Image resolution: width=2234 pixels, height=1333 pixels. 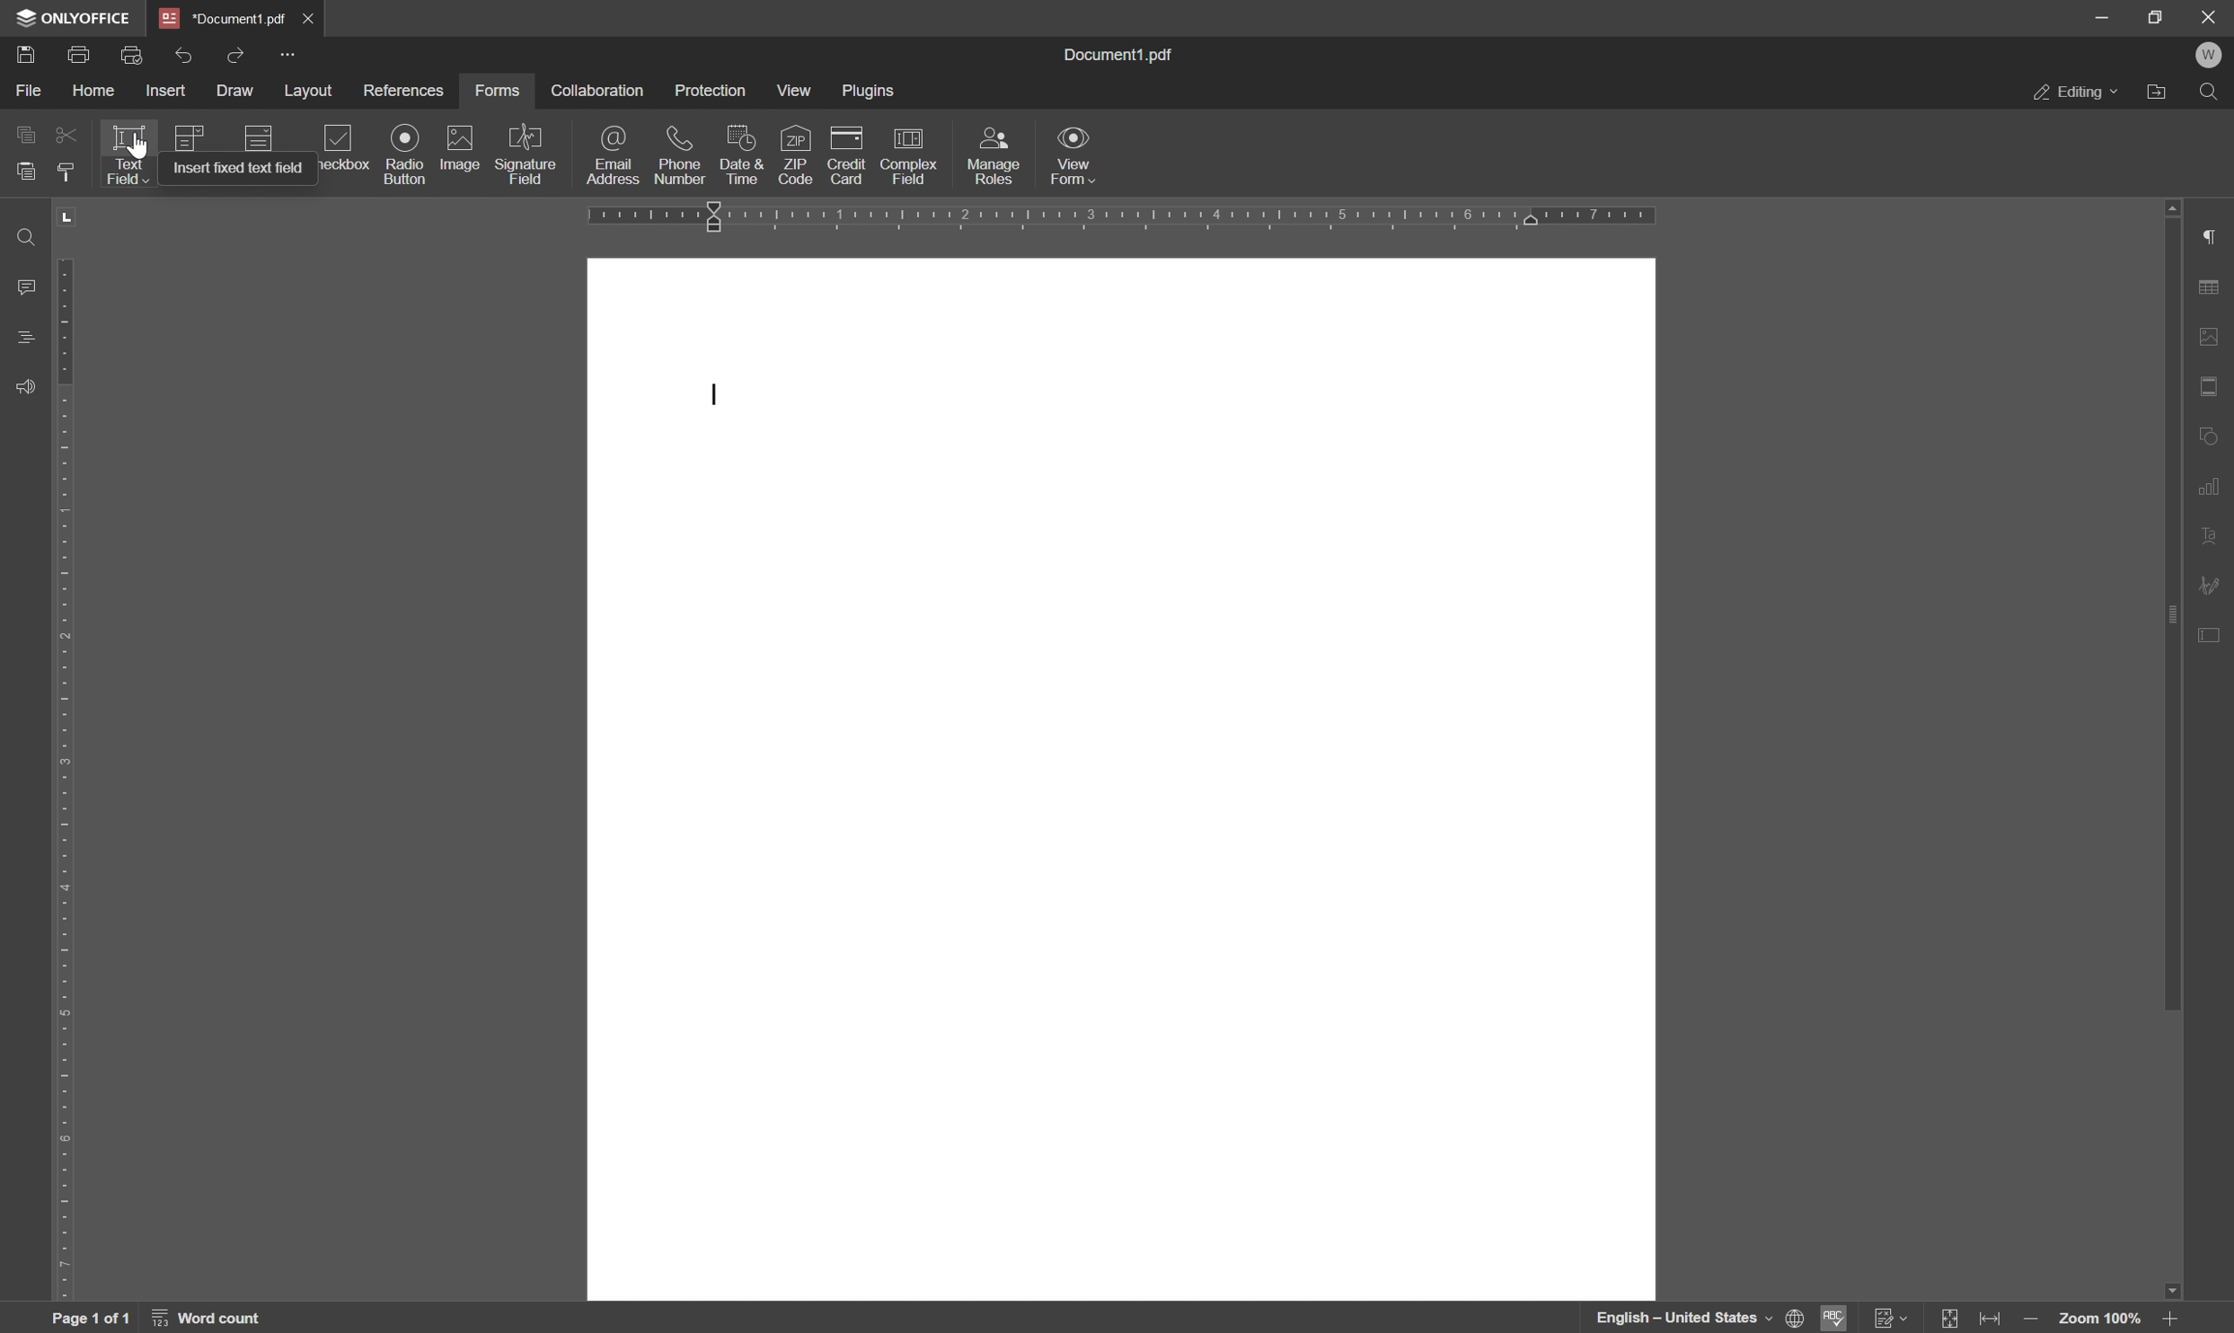 I want to click on form settings, so click(x=2214, y=638).